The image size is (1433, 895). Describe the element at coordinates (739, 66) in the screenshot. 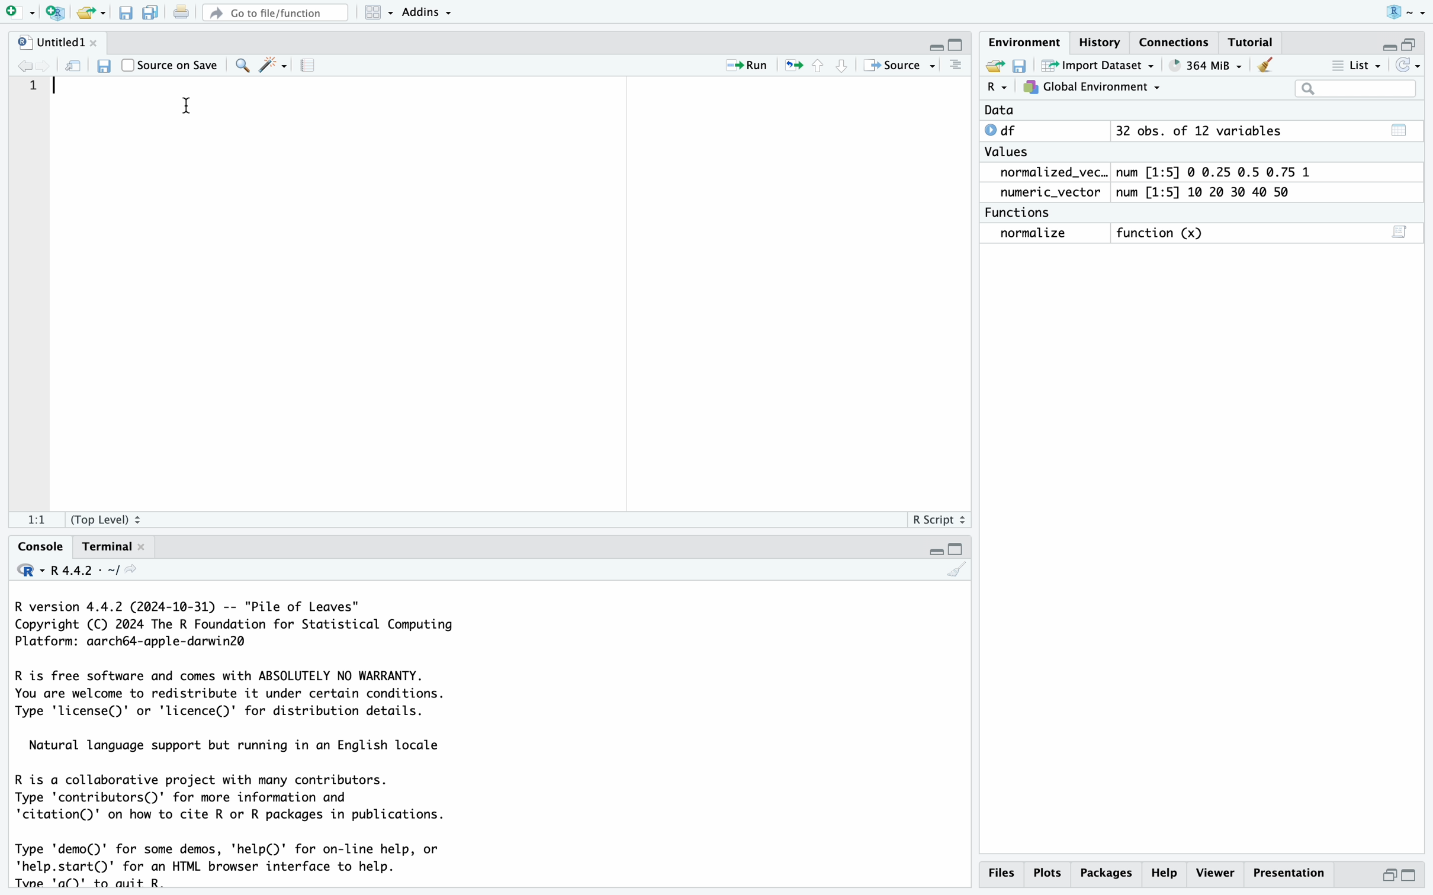

I see `Run` at that location.